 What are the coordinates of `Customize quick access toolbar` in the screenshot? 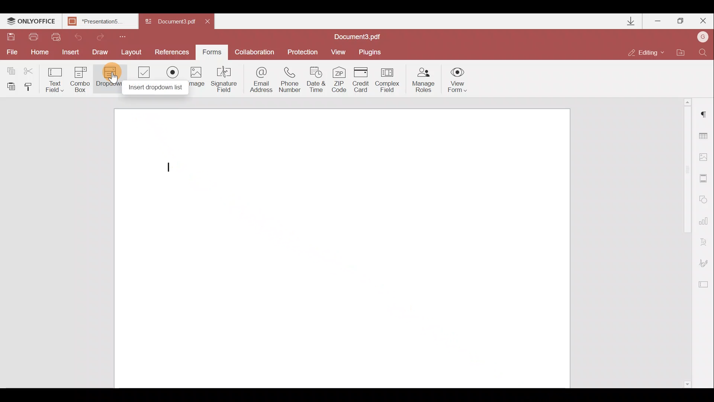 It's located at (120, 36).